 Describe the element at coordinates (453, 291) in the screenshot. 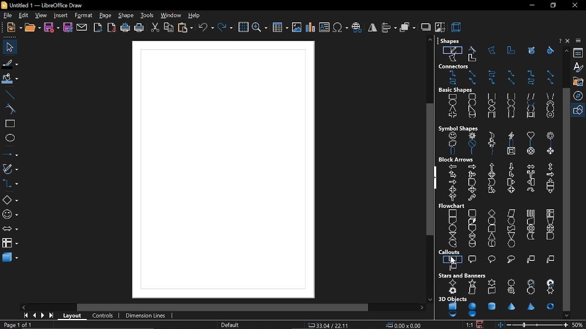

I see `explosion` at that location.